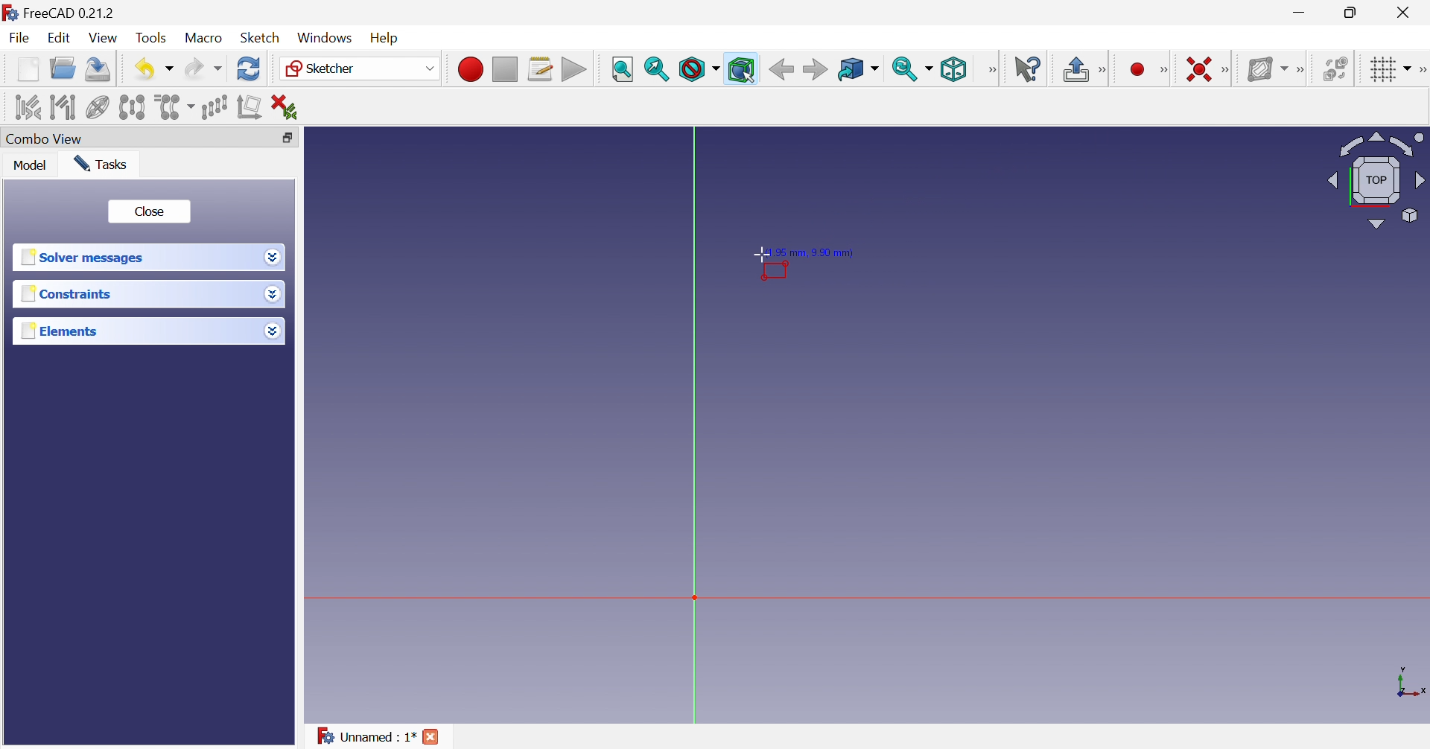 The width and height of the screenshot is (1430, 749). I want to click on Close, so click(1404, 12).